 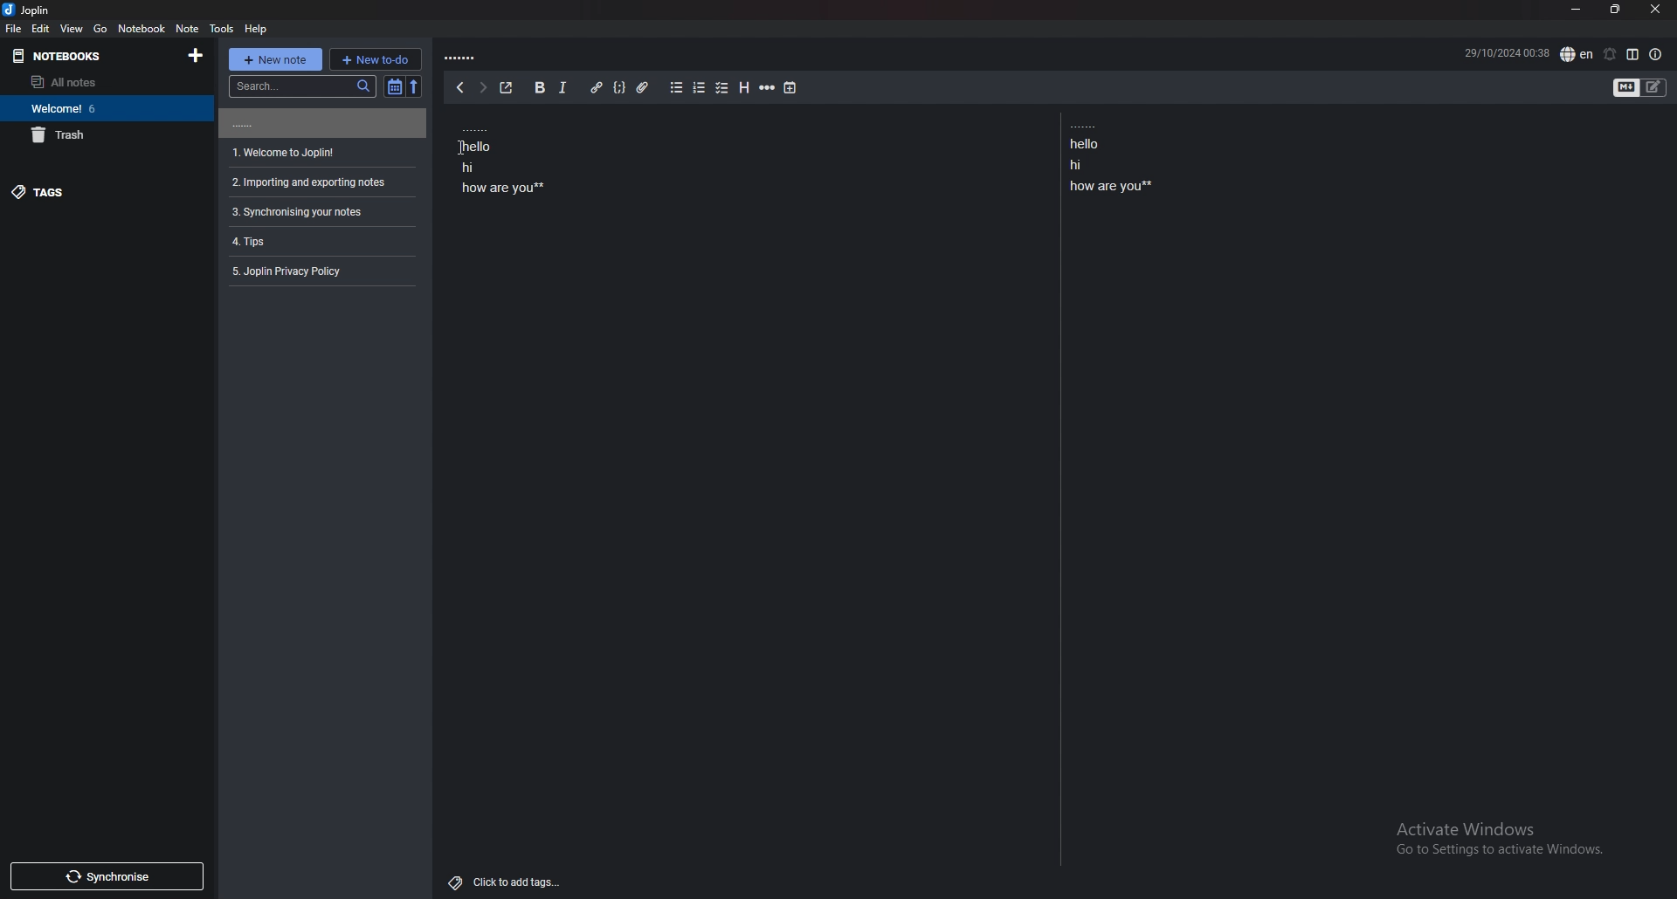 What do you see at coordinates (29, 10) in the screenshot?
I see `joplin` at bounding box center [29, 10].